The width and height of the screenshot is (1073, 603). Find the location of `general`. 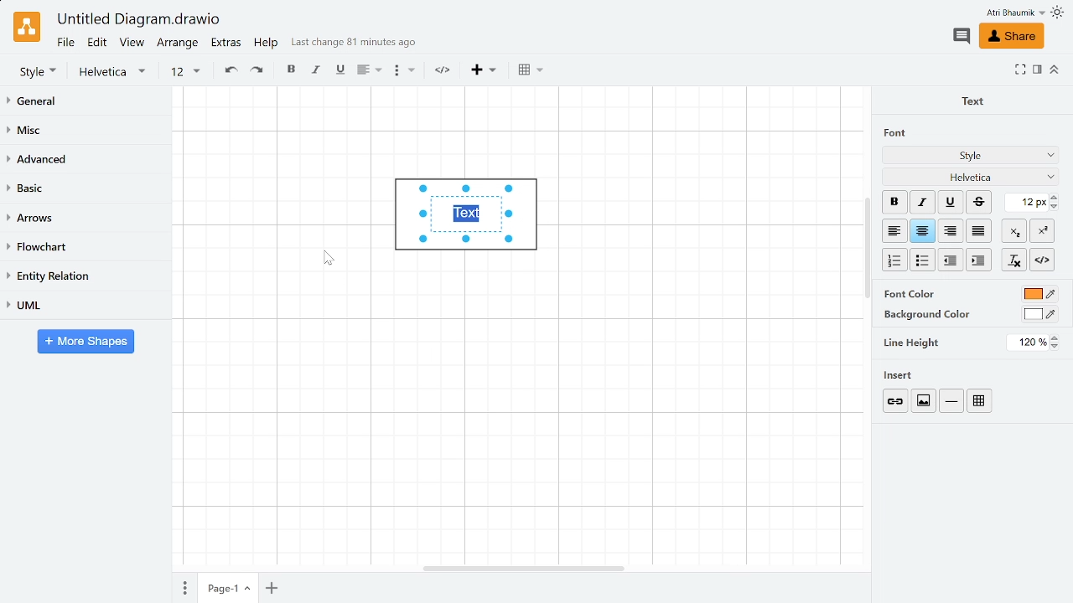

general is located at coordinates (87, 102).